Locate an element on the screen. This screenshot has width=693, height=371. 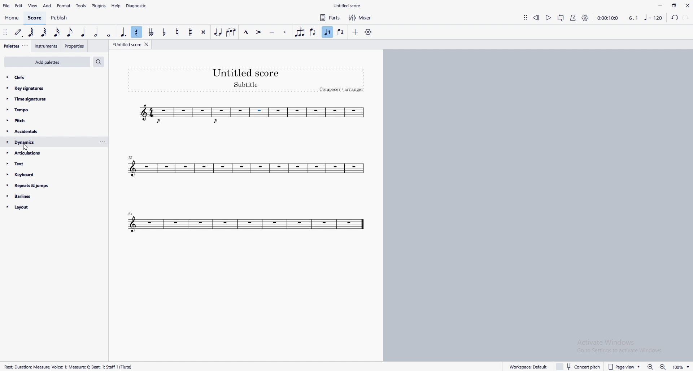
score is located at coordinates (36, 18).